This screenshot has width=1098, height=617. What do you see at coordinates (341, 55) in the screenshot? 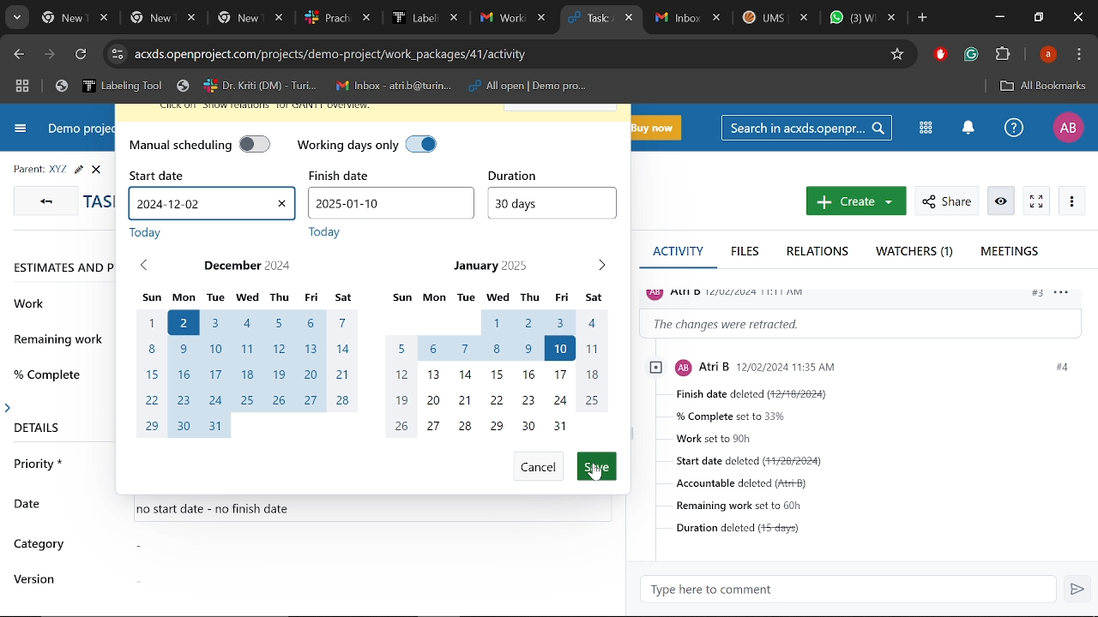
I see `Cite address` at bounding box center [341, 55].